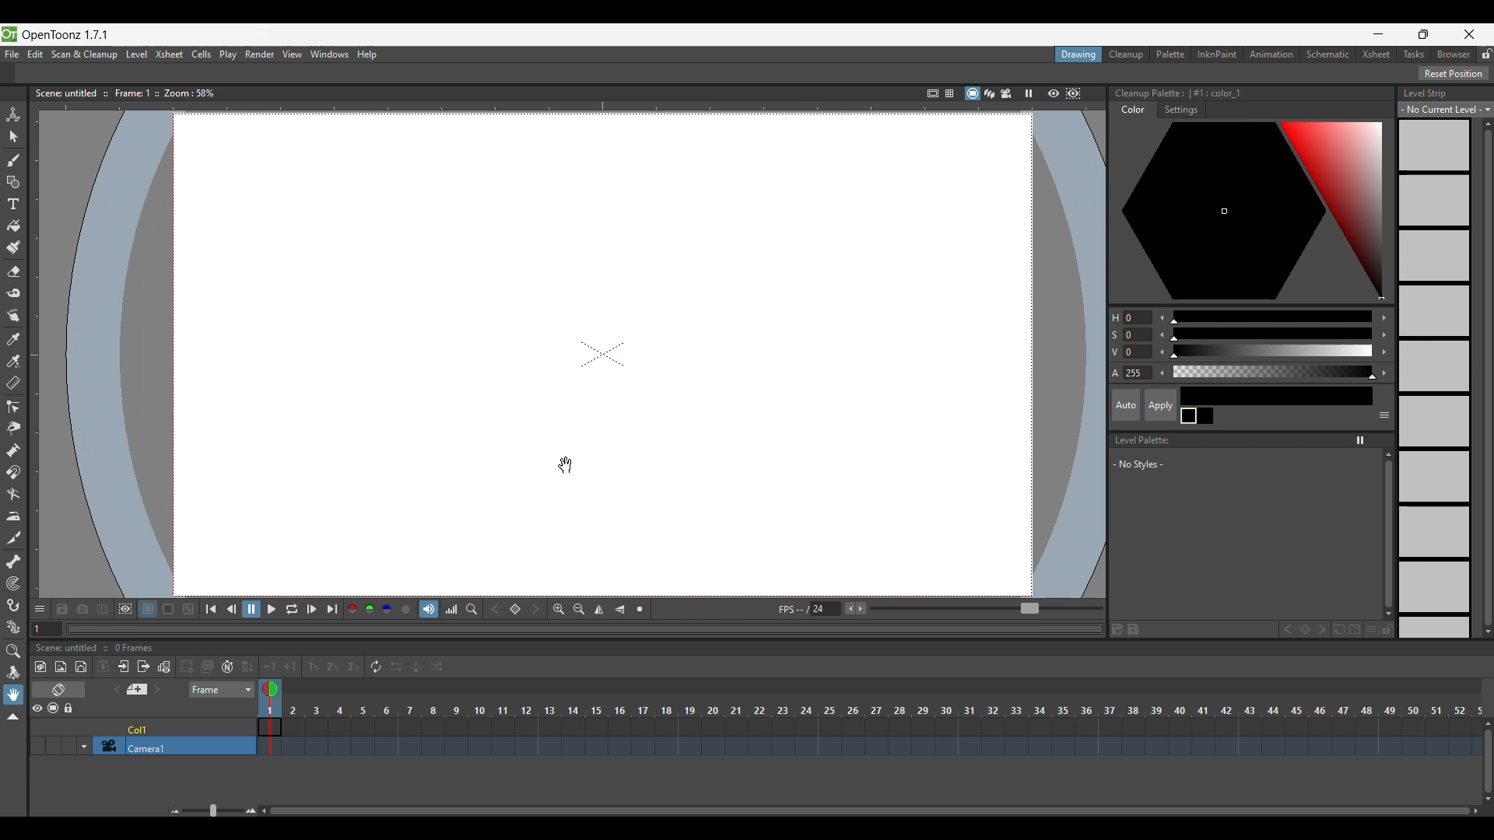 This screenshot has height=840, width=1494. I want to click on Auto input cell number, so click(227, 667).